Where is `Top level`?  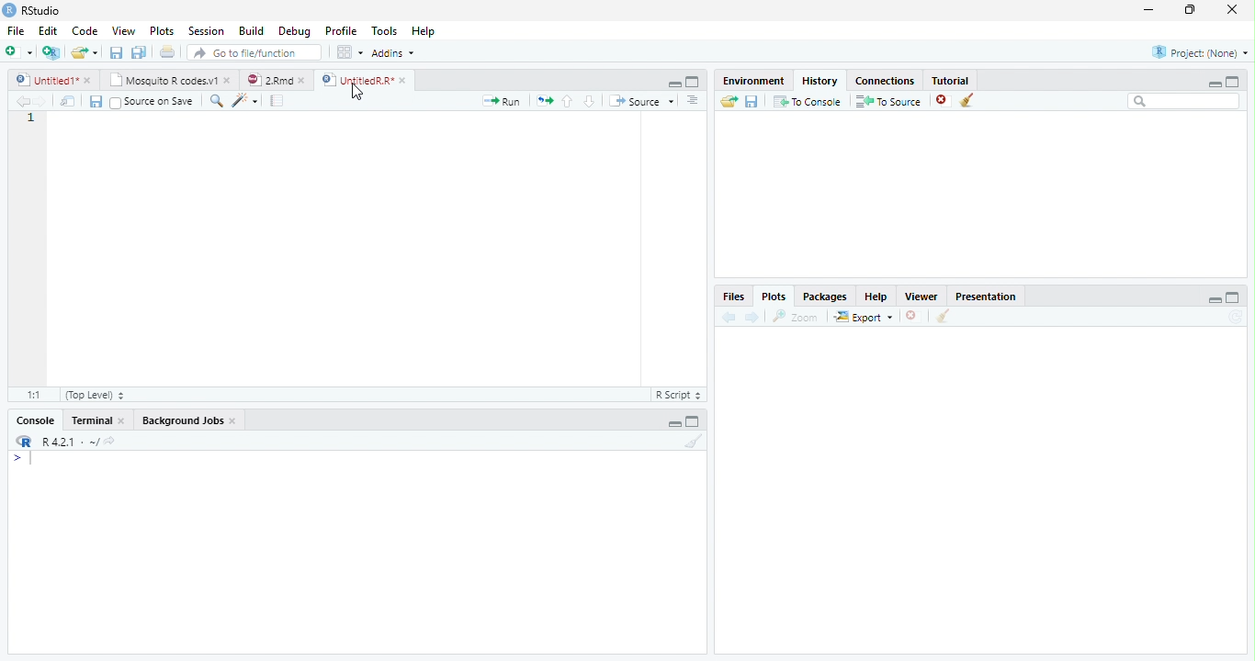
Top level is located at coordinates (96, 396).